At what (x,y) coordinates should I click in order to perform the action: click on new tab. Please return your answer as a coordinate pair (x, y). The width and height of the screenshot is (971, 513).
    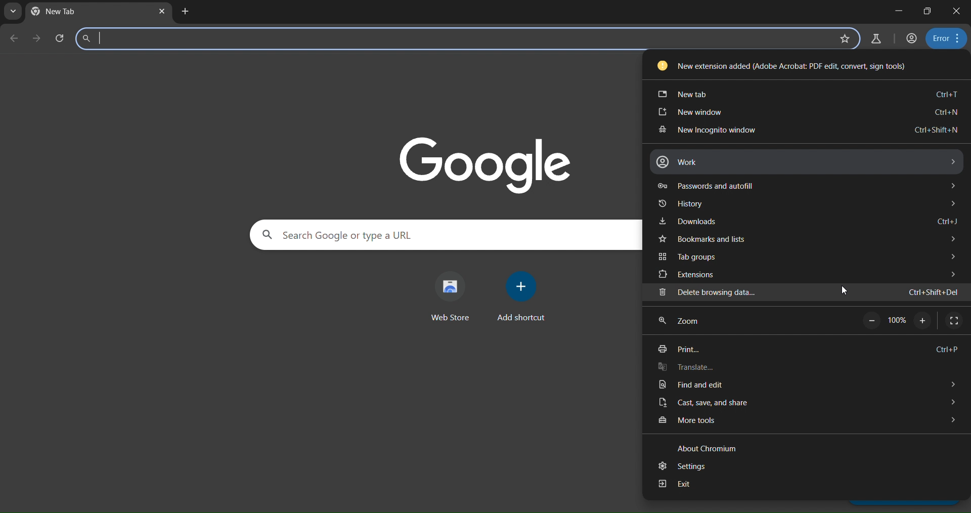
    Looking at the image, I should click on (808, 96).